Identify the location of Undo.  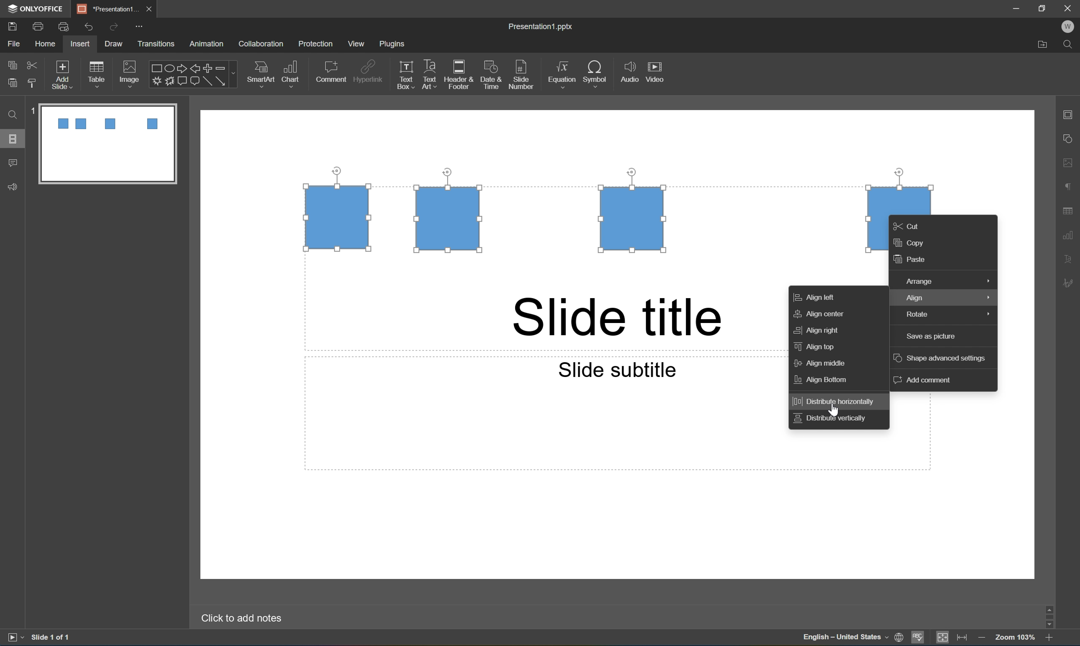
(88, 26).